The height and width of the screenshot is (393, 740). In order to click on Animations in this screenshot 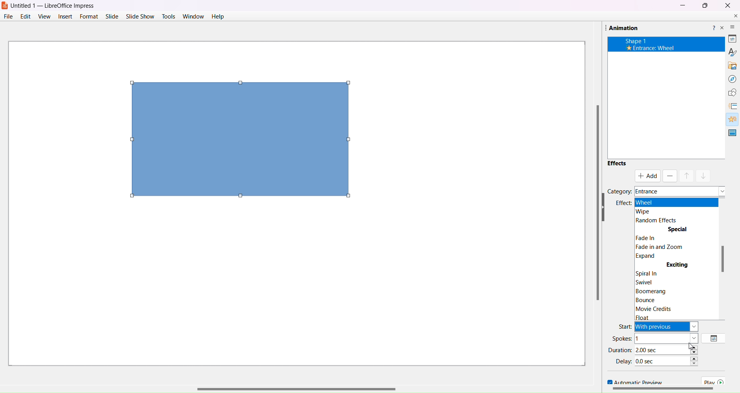, I will do `click(730, 118)`.